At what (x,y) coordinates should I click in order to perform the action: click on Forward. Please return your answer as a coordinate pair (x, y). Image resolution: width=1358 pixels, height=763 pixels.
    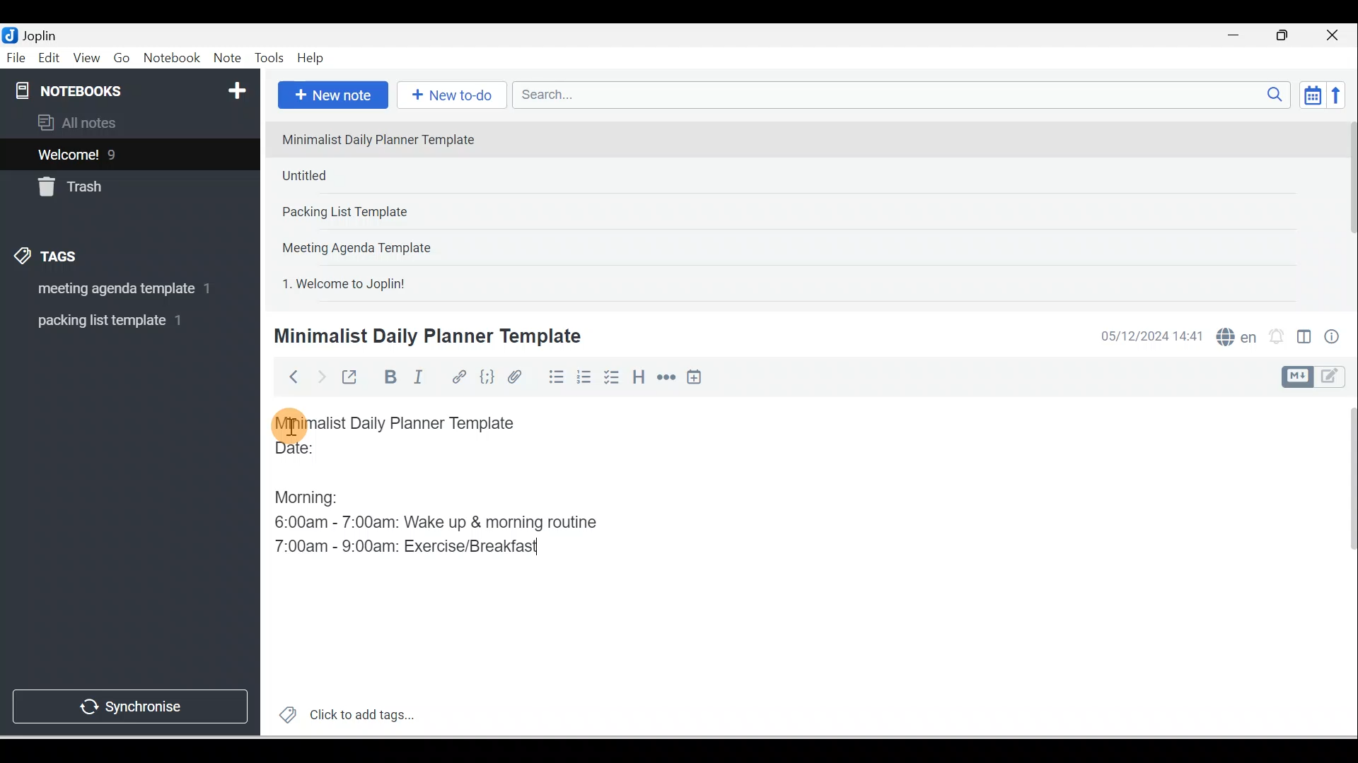
    Looking at the image, I should click on (320, 376).